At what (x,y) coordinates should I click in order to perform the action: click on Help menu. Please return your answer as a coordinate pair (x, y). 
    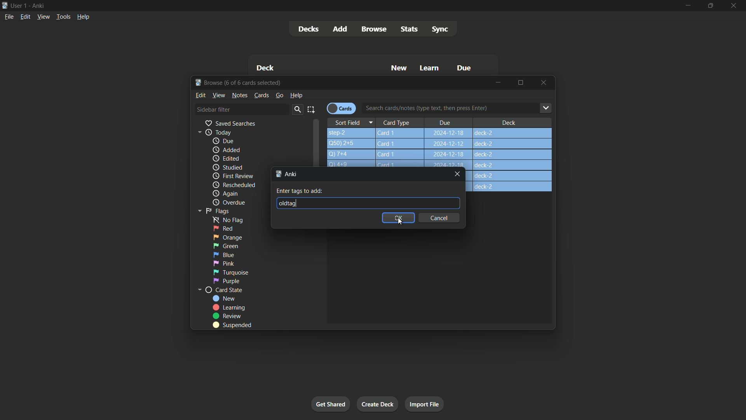
    Looking at the image, I should click on (84, 17).